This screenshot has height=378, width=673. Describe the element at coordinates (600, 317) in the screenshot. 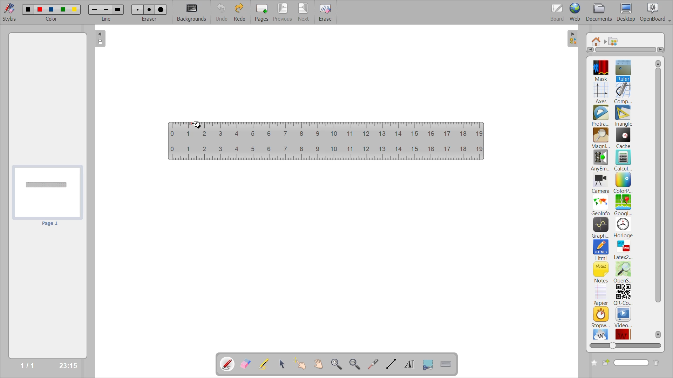

I see `stopwatch` at that location.